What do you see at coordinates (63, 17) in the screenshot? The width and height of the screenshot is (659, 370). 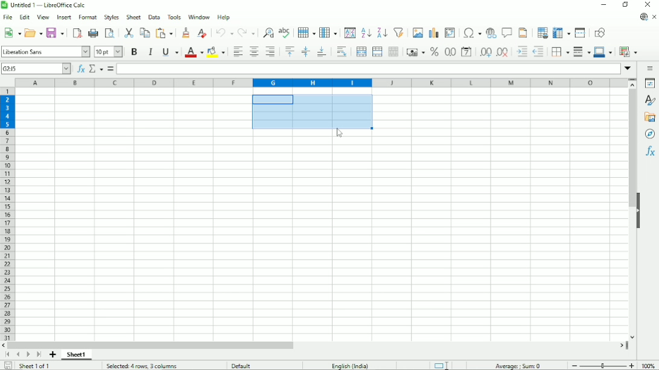 I see `Insert` at bounding box center [63, 17].